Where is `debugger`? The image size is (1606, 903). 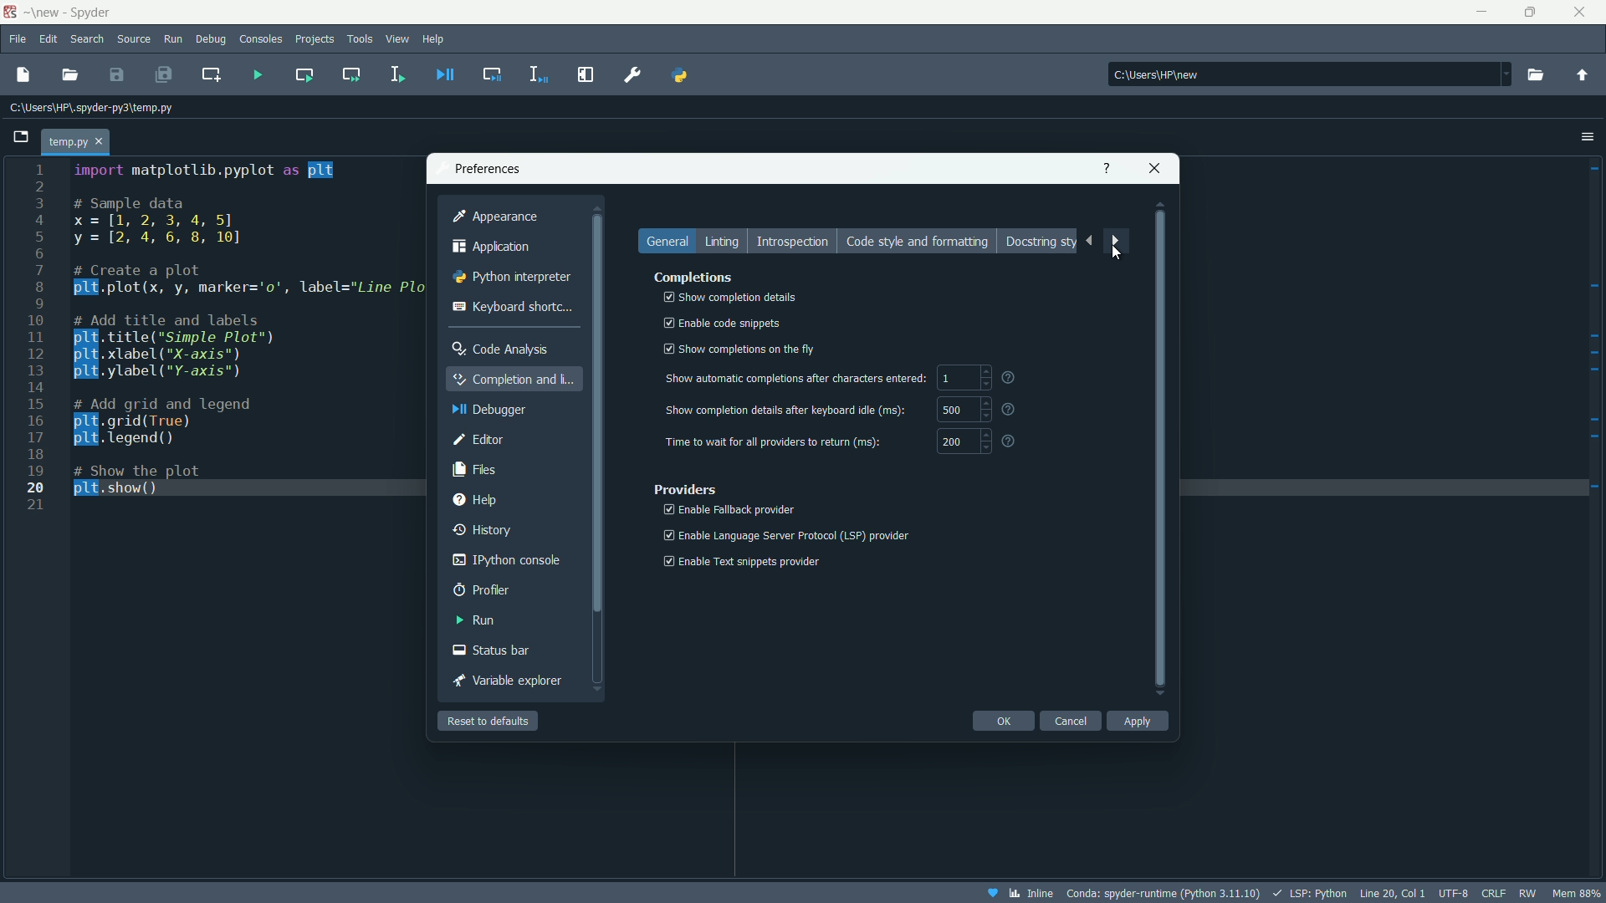 debugger is located at coordinates (485, 411).